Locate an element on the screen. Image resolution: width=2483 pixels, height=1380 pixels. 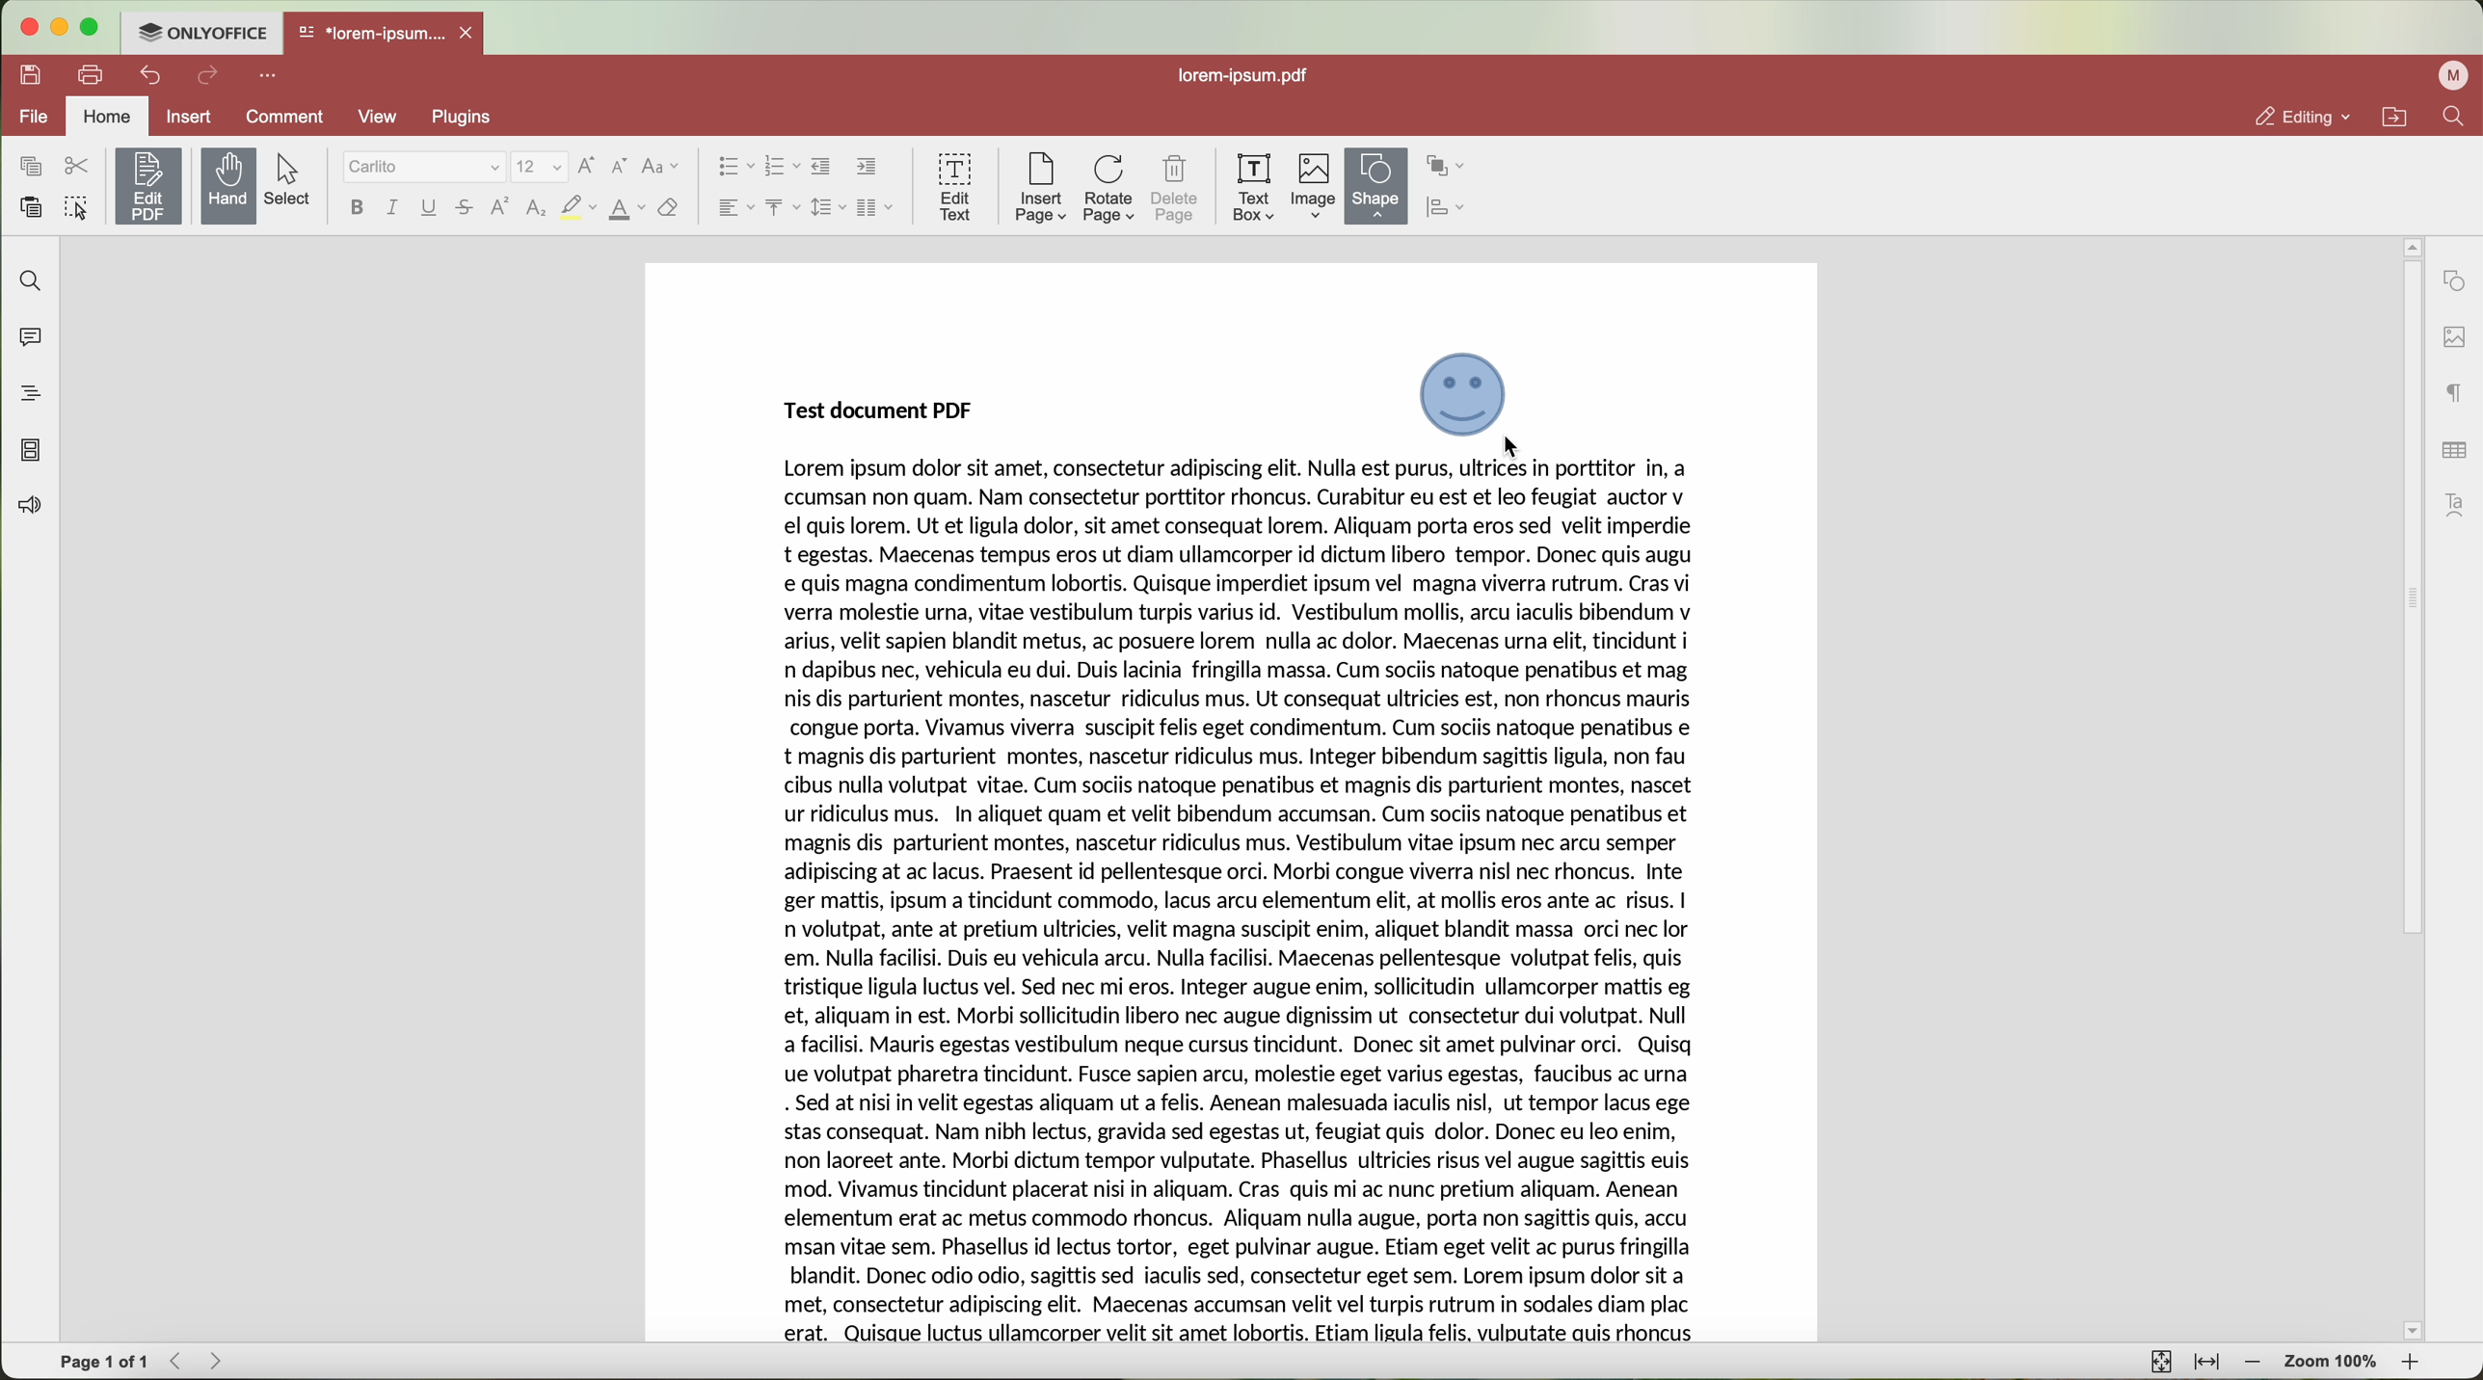
select all is located at coordinates (79, 211).